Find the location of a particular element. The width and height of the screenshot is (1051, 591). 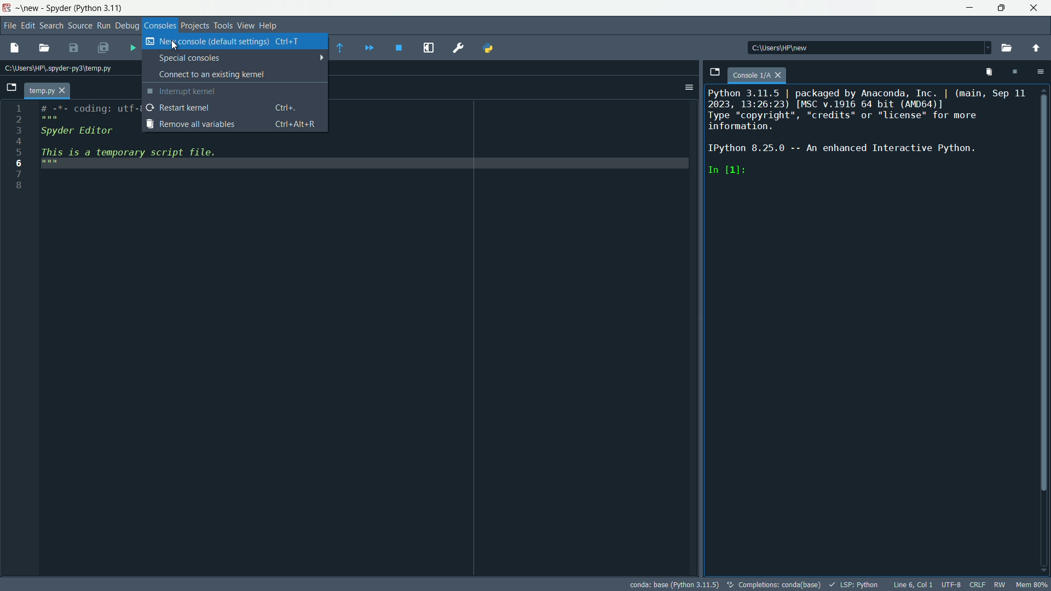

close is located at coordinates (781, 76).